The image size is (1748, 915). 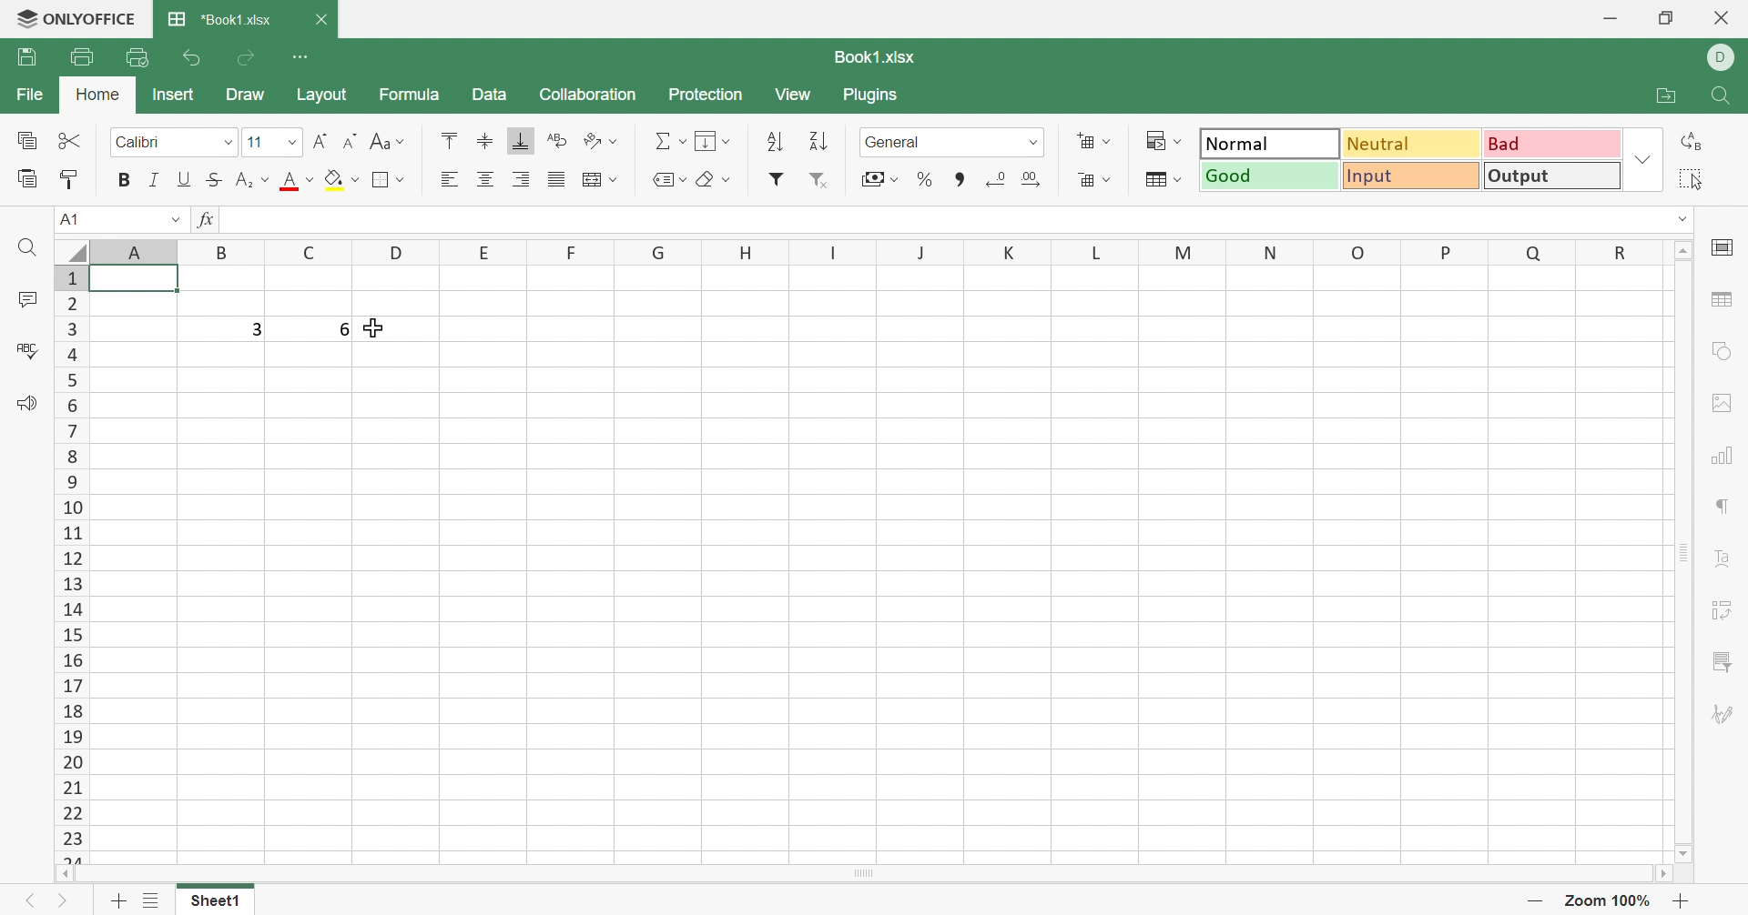 I want to click on Zoom out, so click(x=1534, y=902).